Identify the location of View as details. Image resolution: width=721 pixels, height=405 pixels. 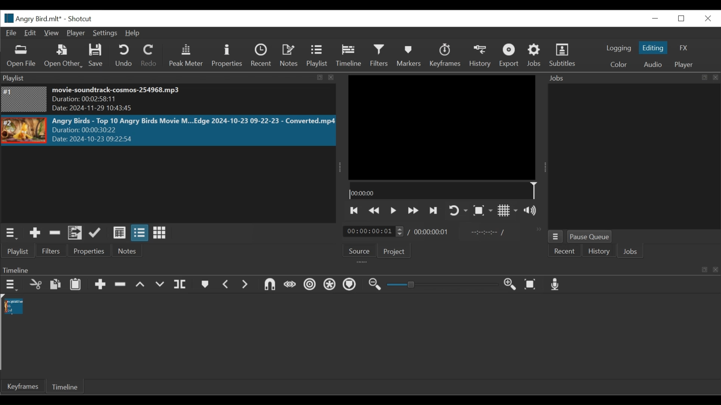
(119, 234).